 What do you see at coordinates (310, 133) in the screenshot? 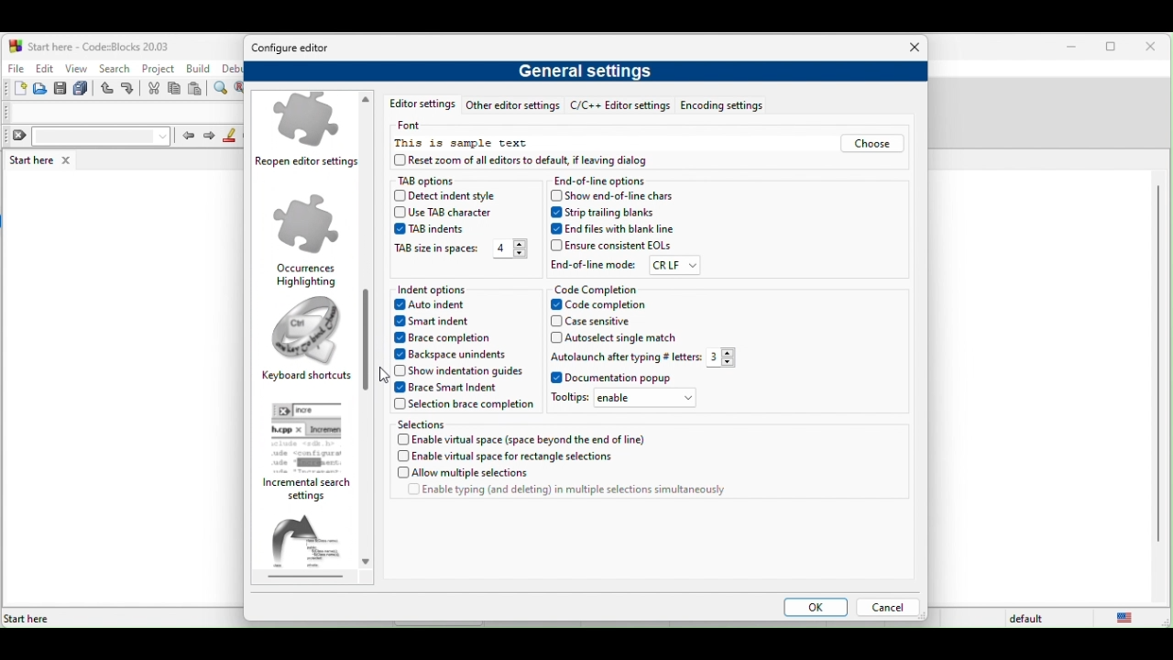
I see `reopen editor settings` at bounding box center [310, 133].